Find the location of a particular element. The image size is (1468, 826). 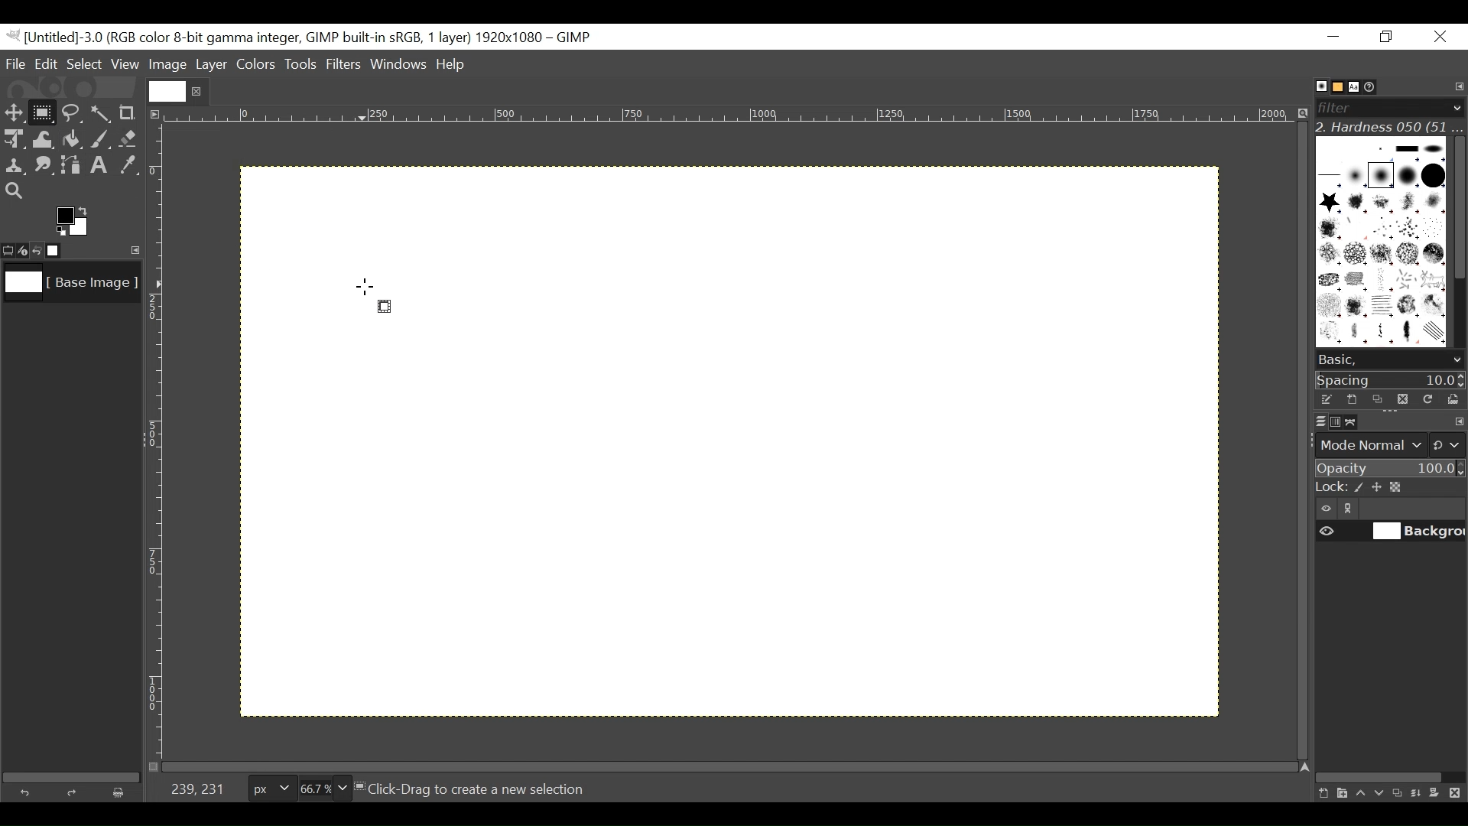

Brushes is located at coordinates (1314, 86).